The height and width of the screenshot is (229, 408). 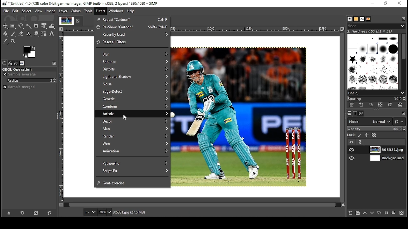 I want to click on colors, so click(x=76, y=11).